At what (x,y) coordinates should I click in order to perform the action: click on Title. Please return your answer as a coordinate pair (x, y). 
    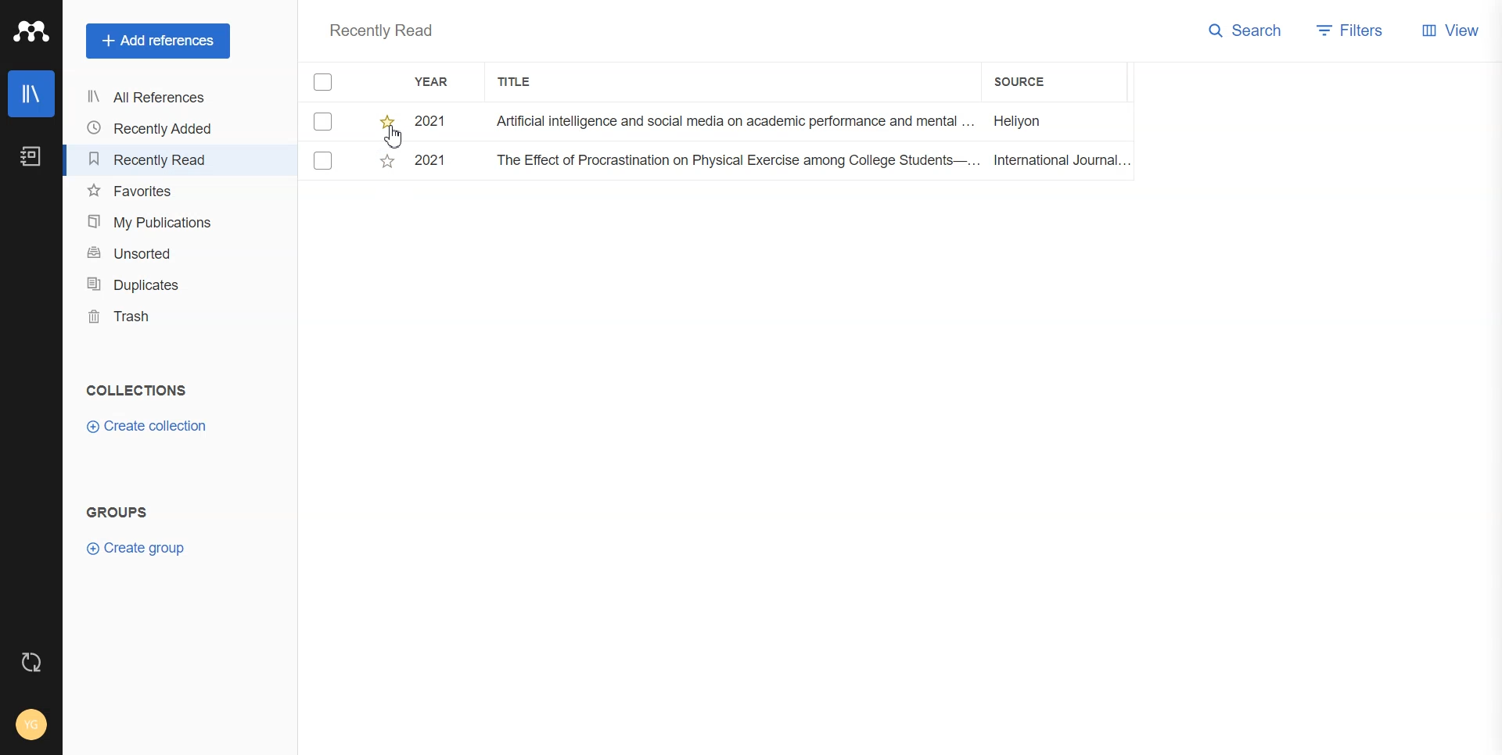
    Looking at the image, I should click on (527, 81).